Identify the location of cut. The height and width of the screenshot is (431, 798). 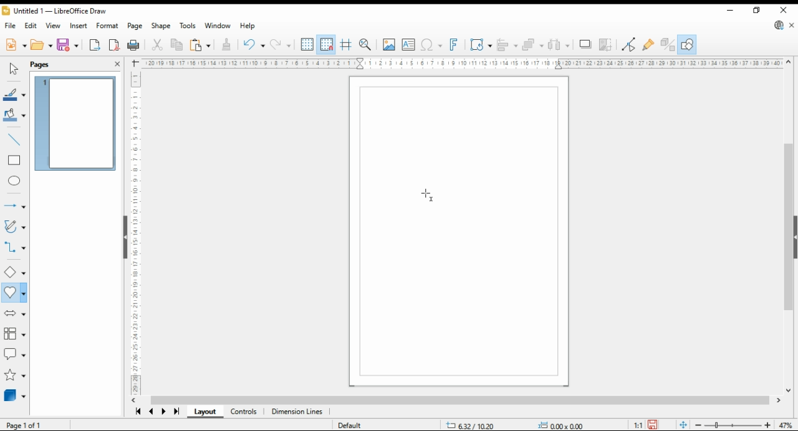
(157, 45).